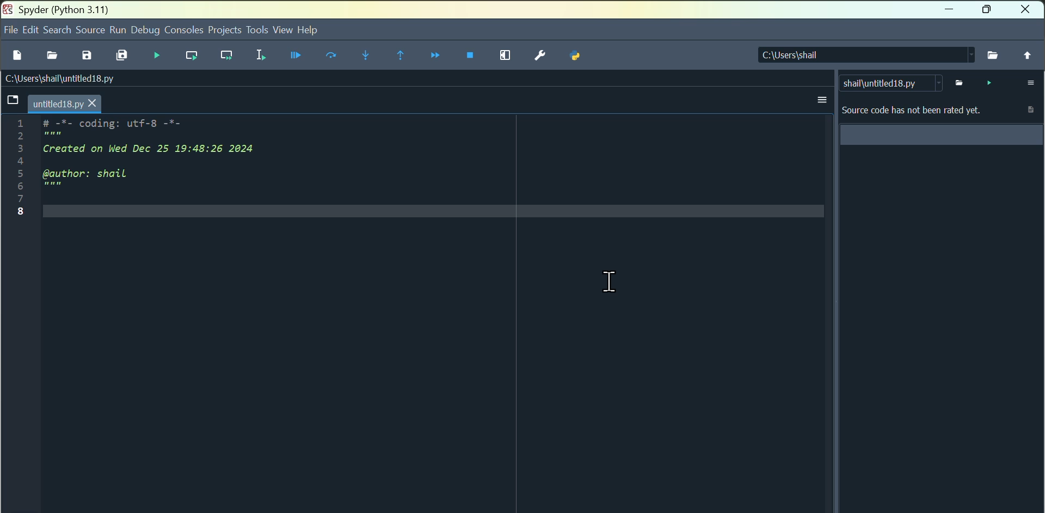 The height and width of the screenshot is (513, 1045). I want to click on options, so click(822, 100).